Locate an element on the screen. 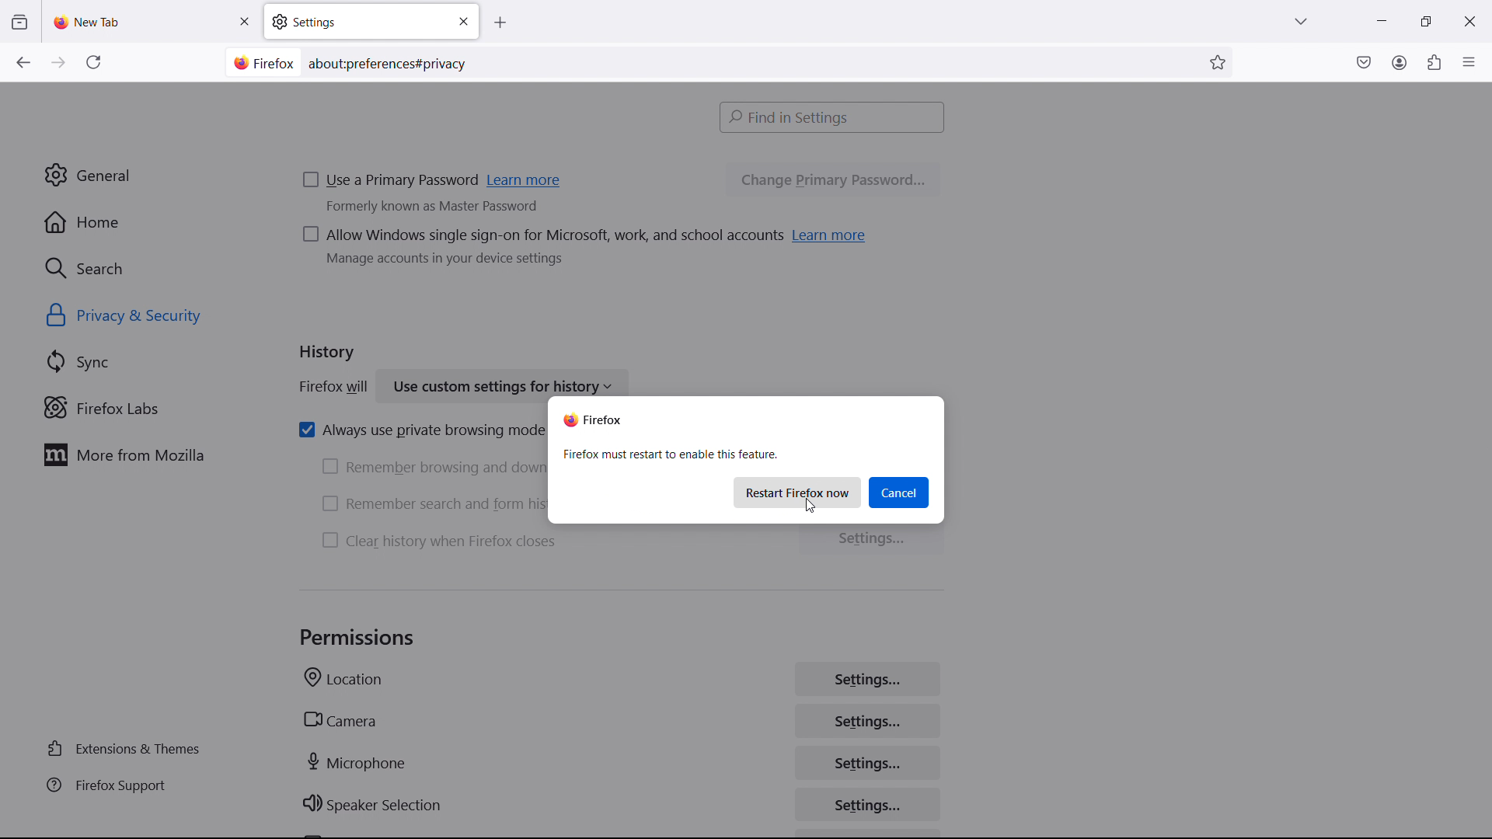  go back one page, right click or pull down to show history is located at coordinates (23, 62).